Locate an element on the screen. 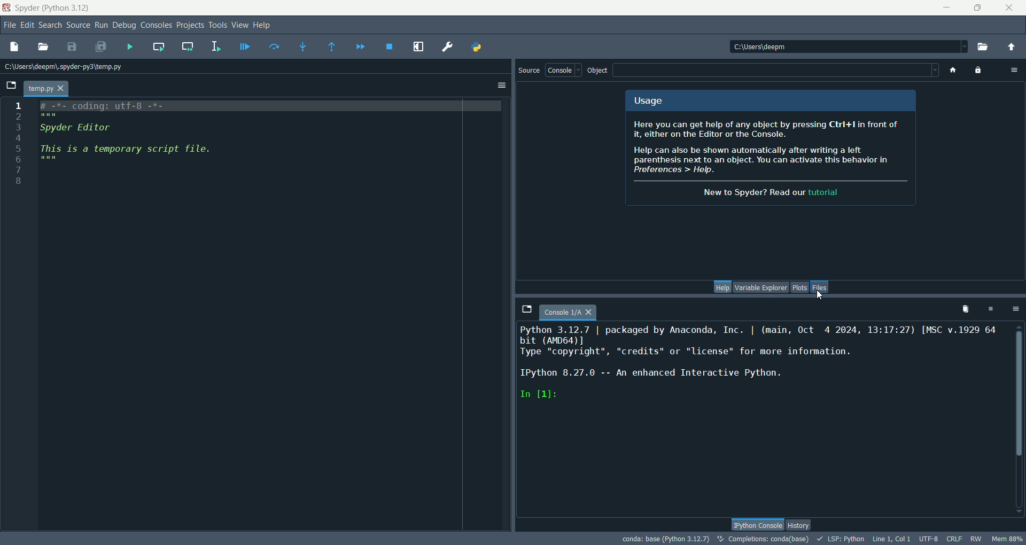 The image size is (1026, 545). conda:base is located at coordinates (666, 539).